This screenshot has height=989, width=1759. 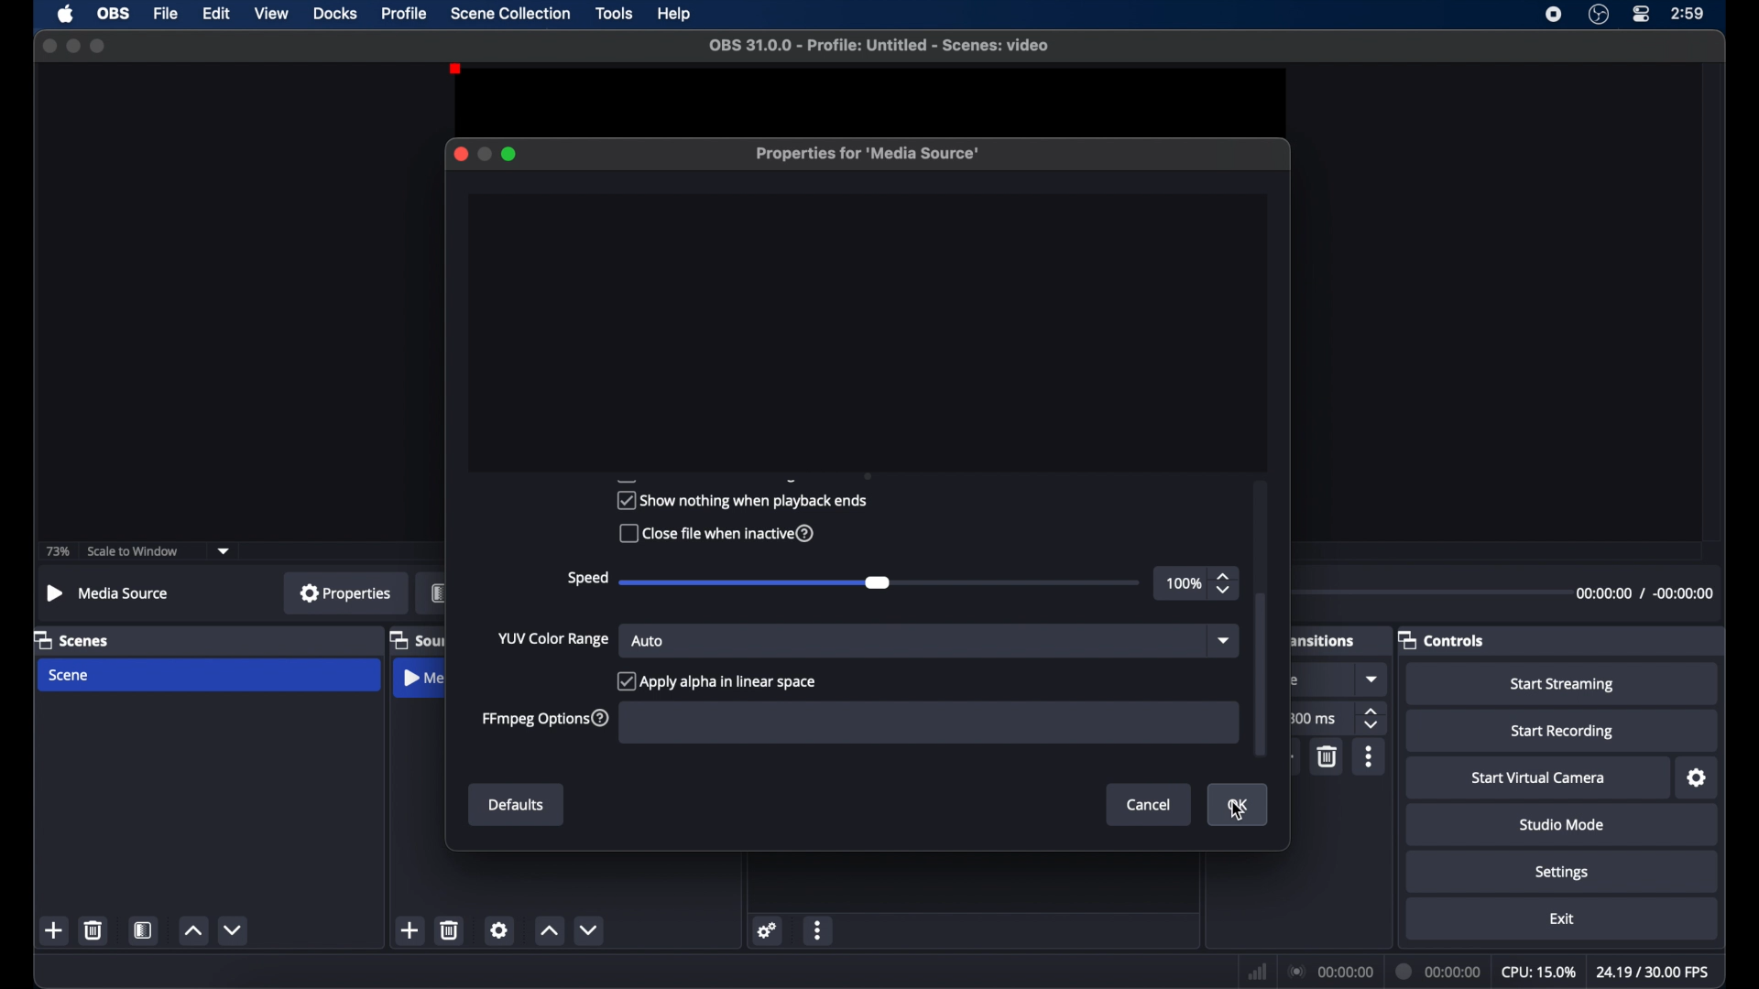 I want to click on increment, so click(x=549, y=931).